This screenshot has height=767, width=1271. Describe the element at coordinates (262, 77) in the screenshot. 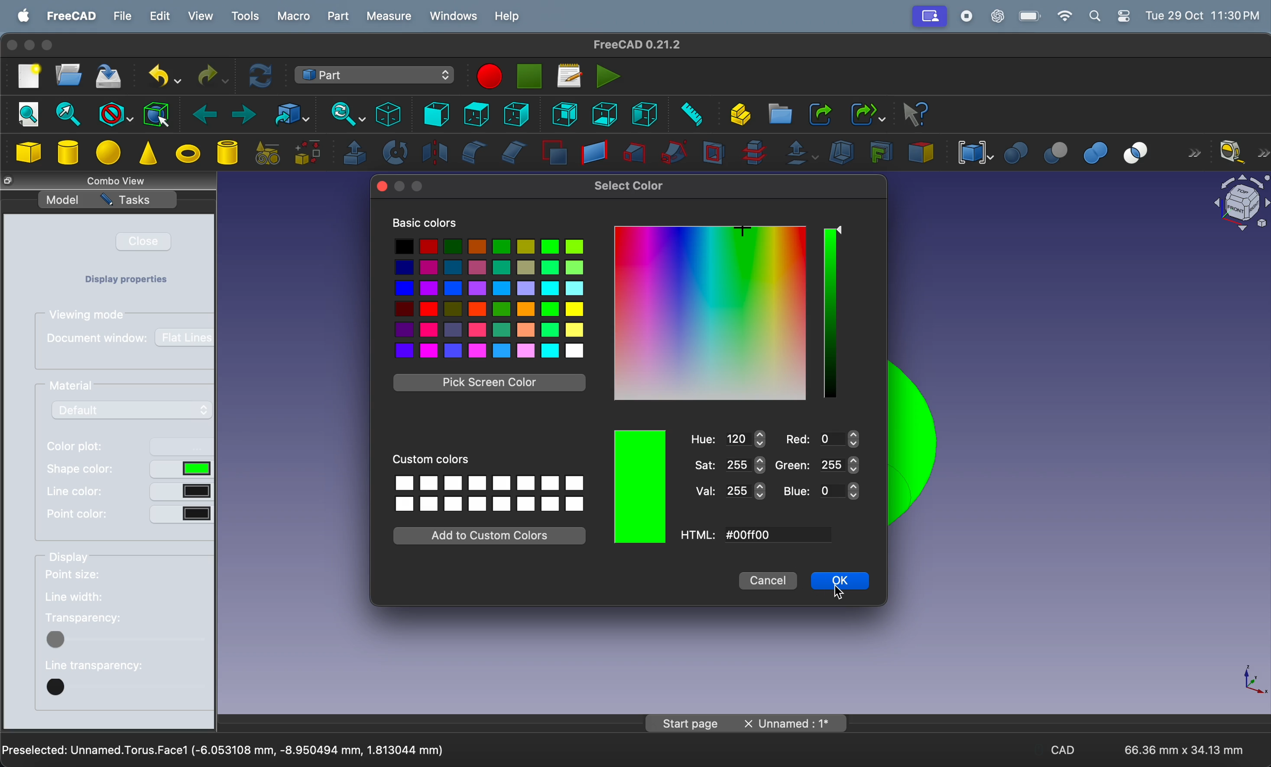

I see `refresh` at that location.